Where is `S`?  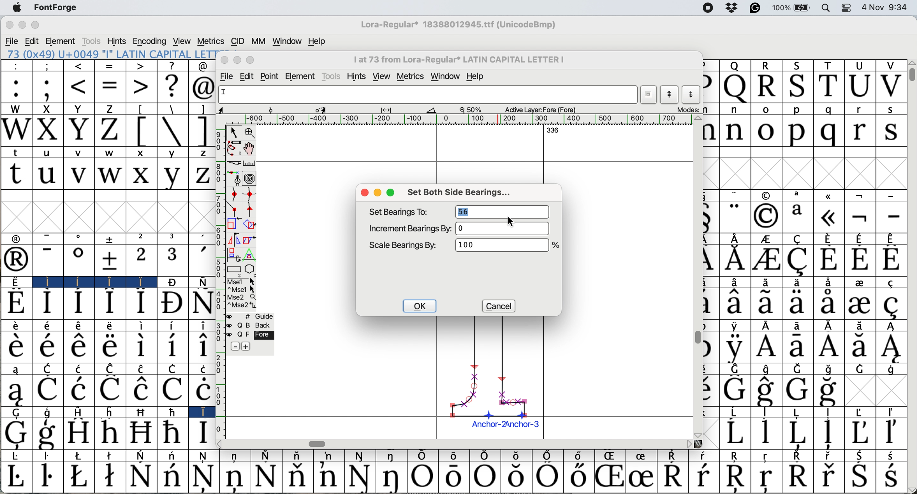
S is located at coordinates (796, 65).